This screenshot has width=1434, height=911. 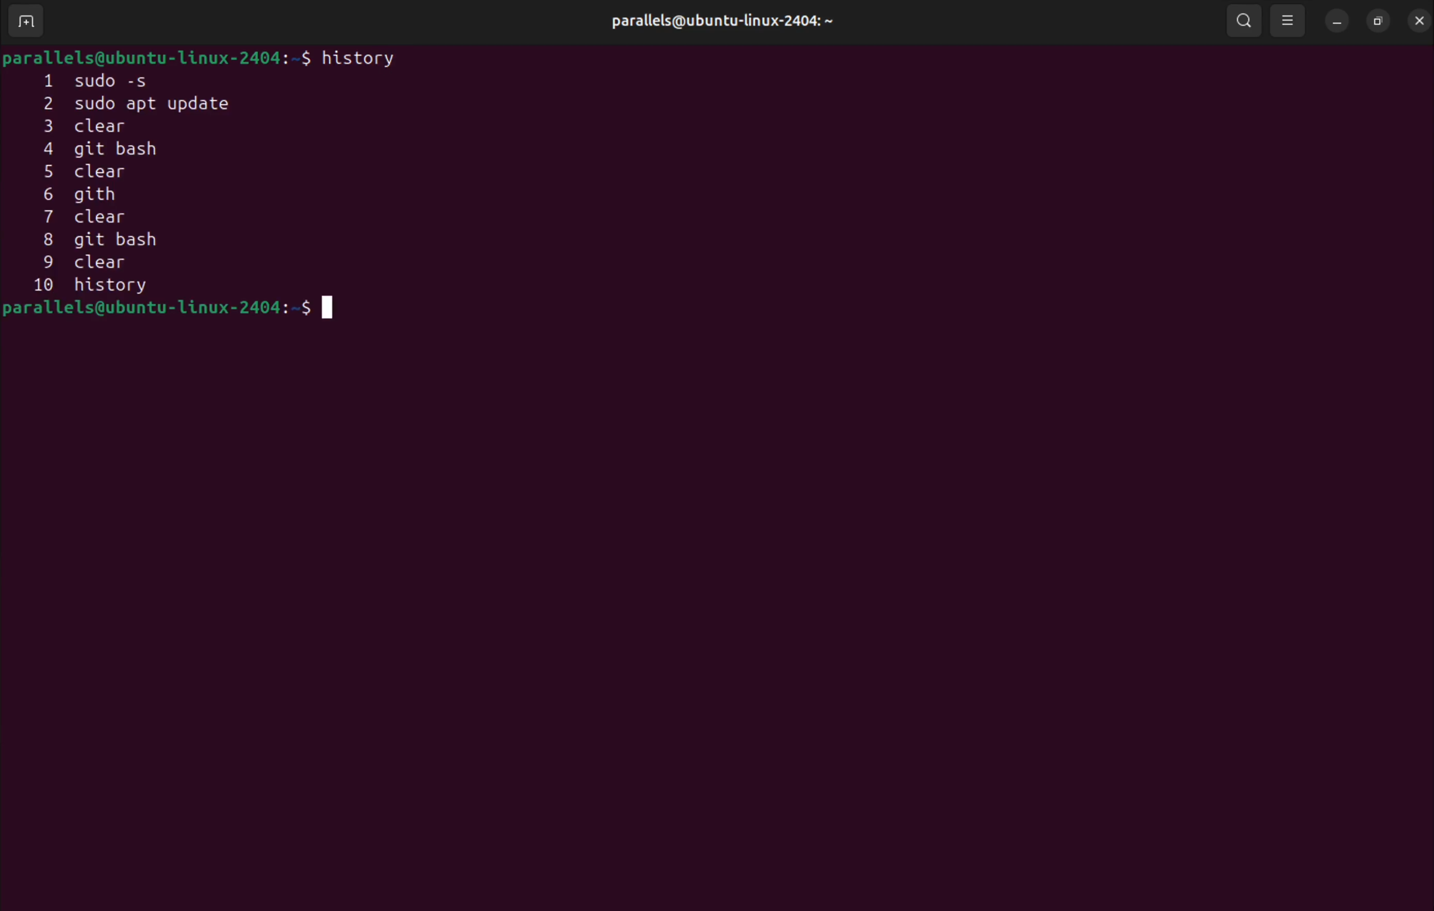 What do you see at coordinates (102, 215) in the screenshot?
I see `7.clear` at bounding box center [102, 215].